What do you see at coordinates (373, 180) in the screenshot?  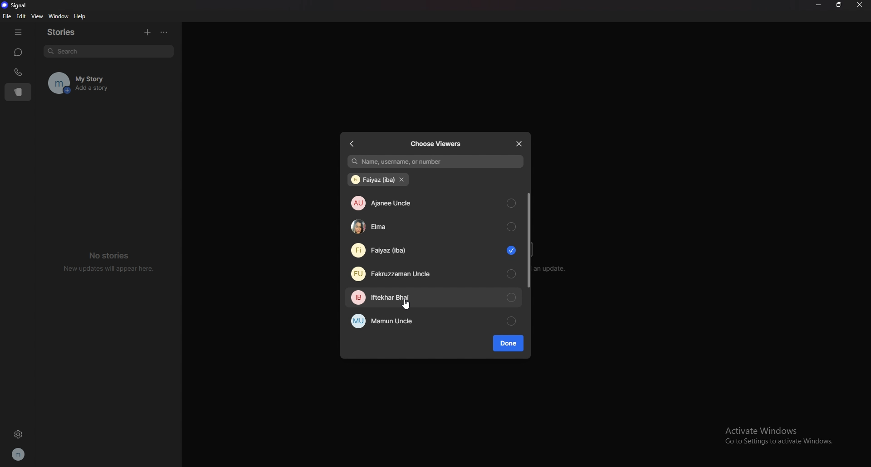 I see `faiyaz (iba)` at bounding box center [373, 180].